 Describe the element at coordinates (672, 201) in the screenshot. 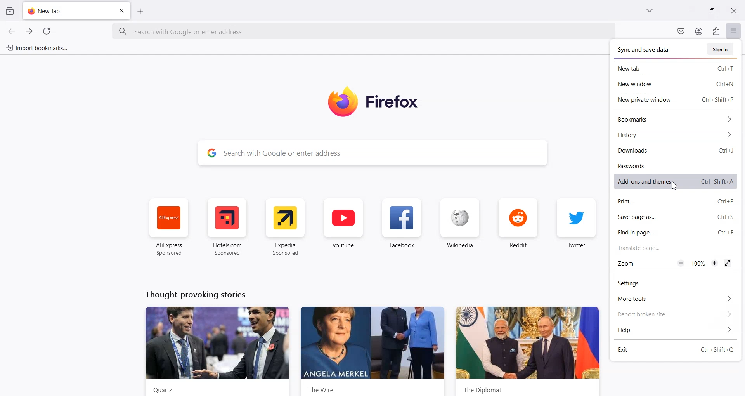

I see `Print` at that location.